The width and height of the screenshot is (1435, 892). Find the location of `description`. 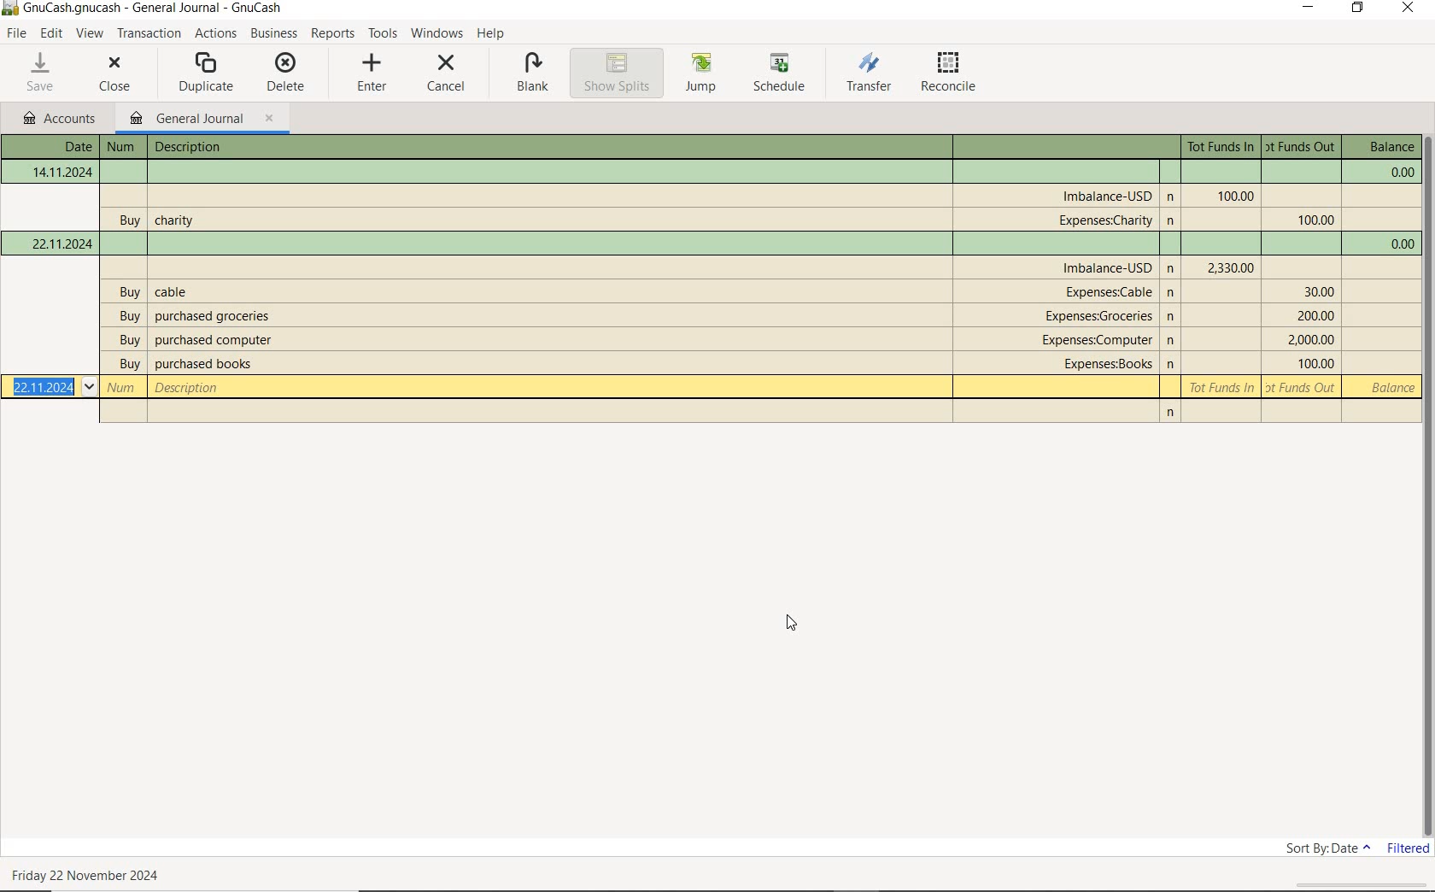

description is located at coordinates (191, 148).